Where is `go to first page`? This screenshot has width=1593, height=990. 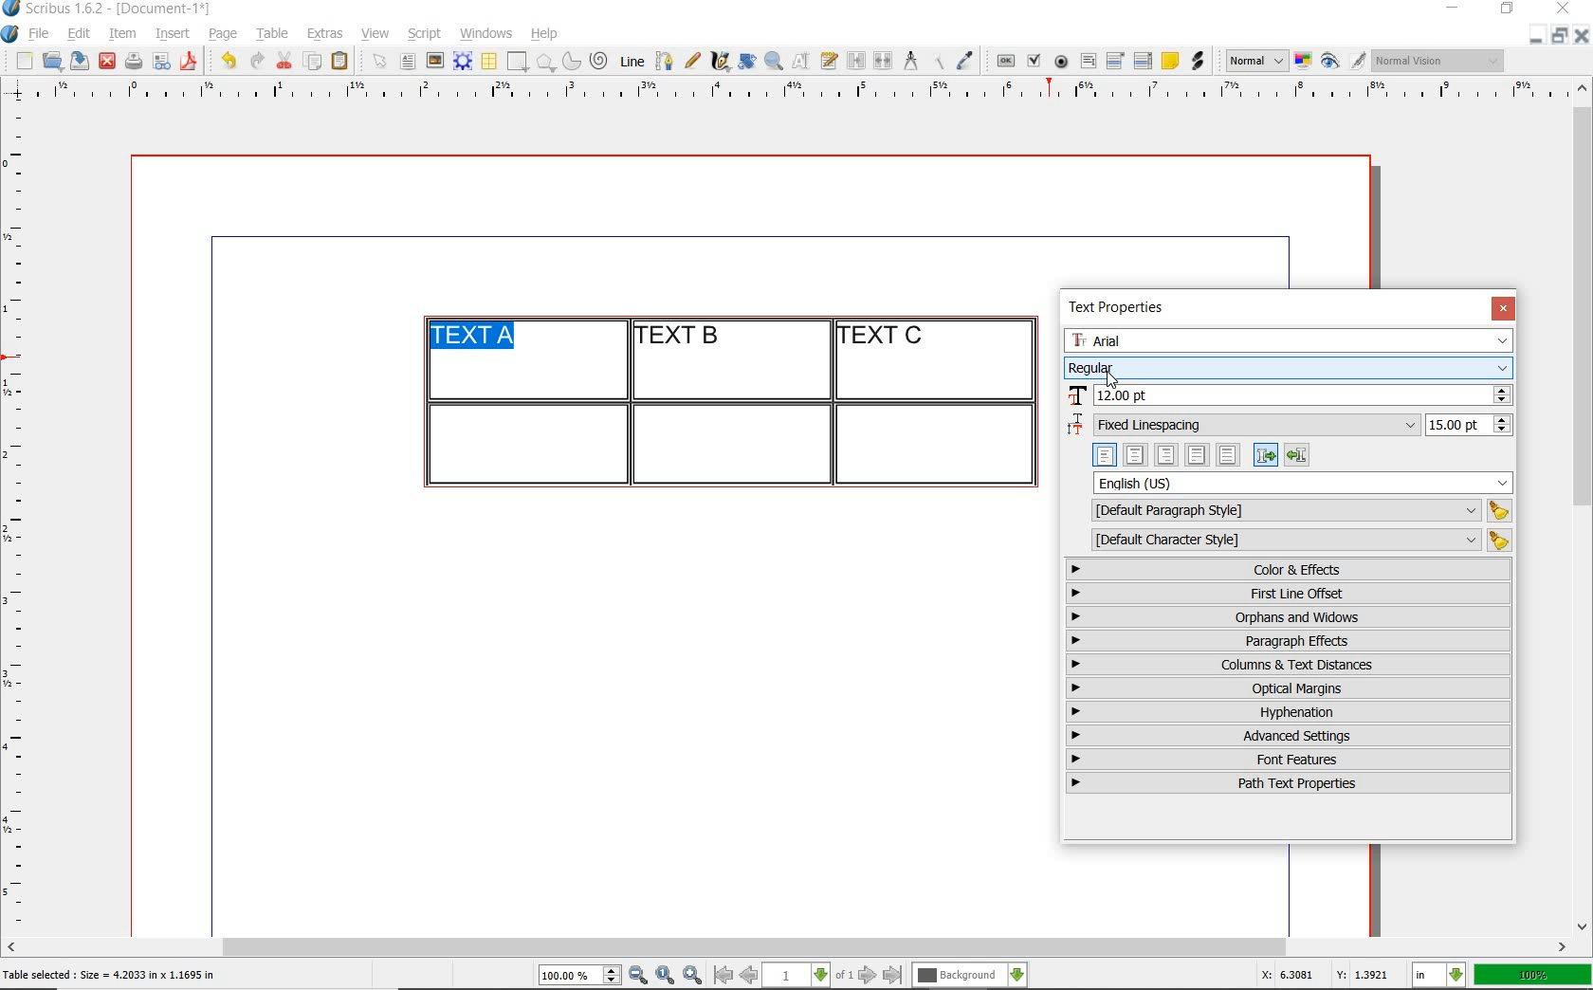
go to first page is located at coordinates (722, 975).